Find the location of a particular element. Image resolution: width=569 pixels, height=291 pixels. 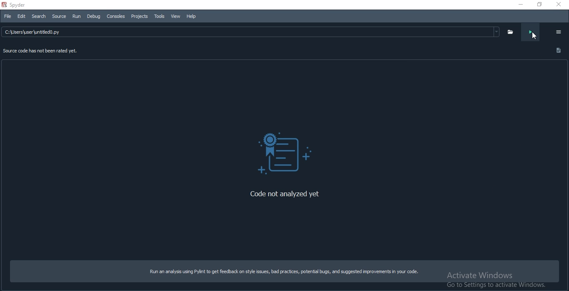

tools is located at coordinates (158, 16).